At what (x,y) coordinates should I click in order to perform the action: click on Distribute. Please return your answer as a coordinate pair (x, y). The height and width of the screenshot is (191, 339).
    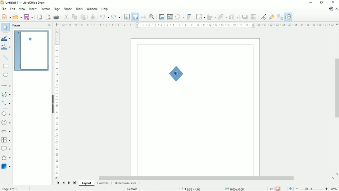
    Looking at the image, I should click on (234, 16).